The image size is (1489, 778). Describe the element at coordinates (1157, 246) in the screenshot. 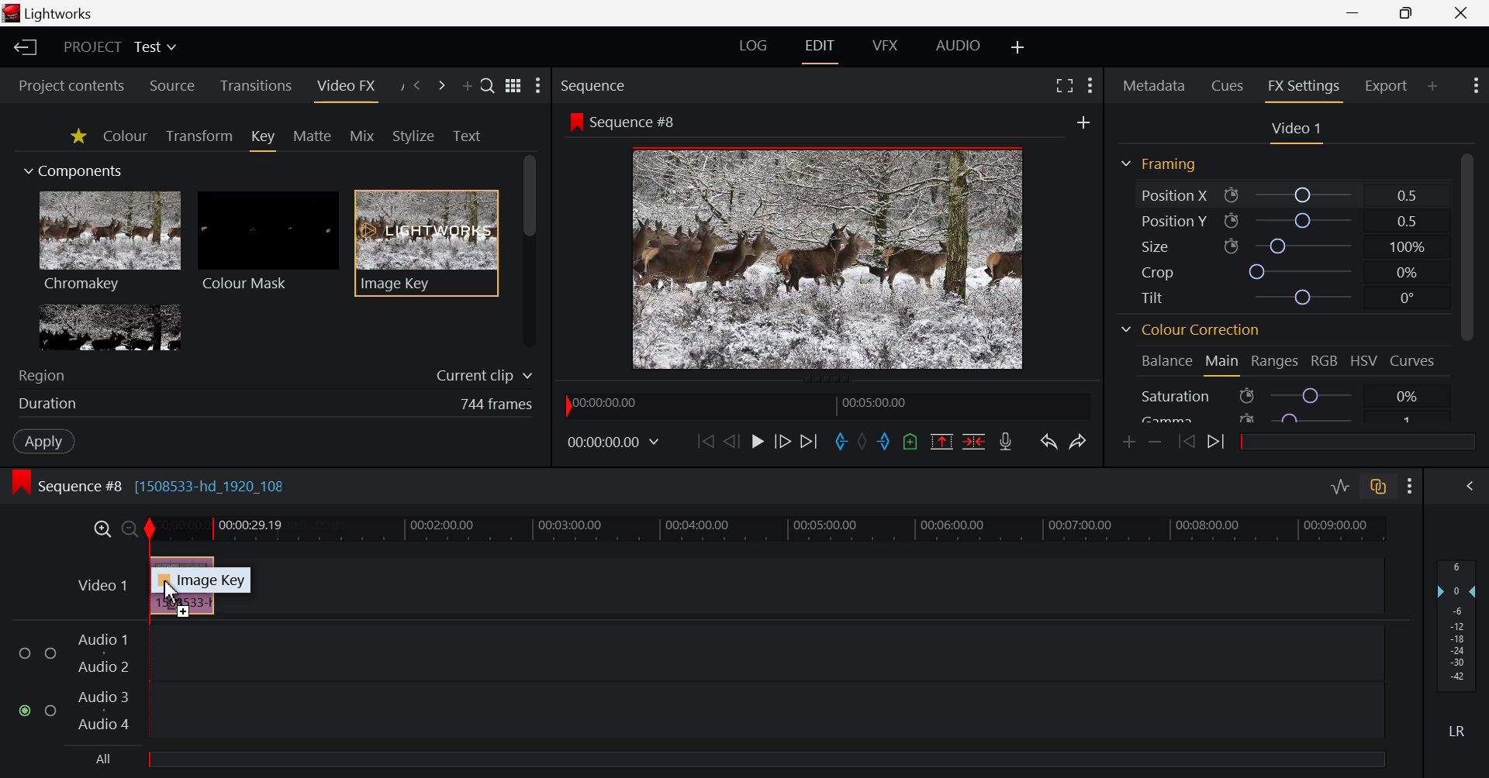

I see `Size` at that location.